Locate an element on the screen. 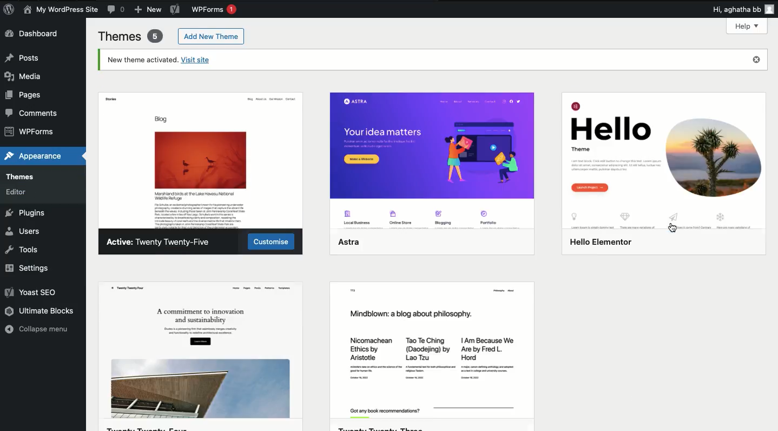 The image size is (778, 431). Help is located at coordinates (748, 26).